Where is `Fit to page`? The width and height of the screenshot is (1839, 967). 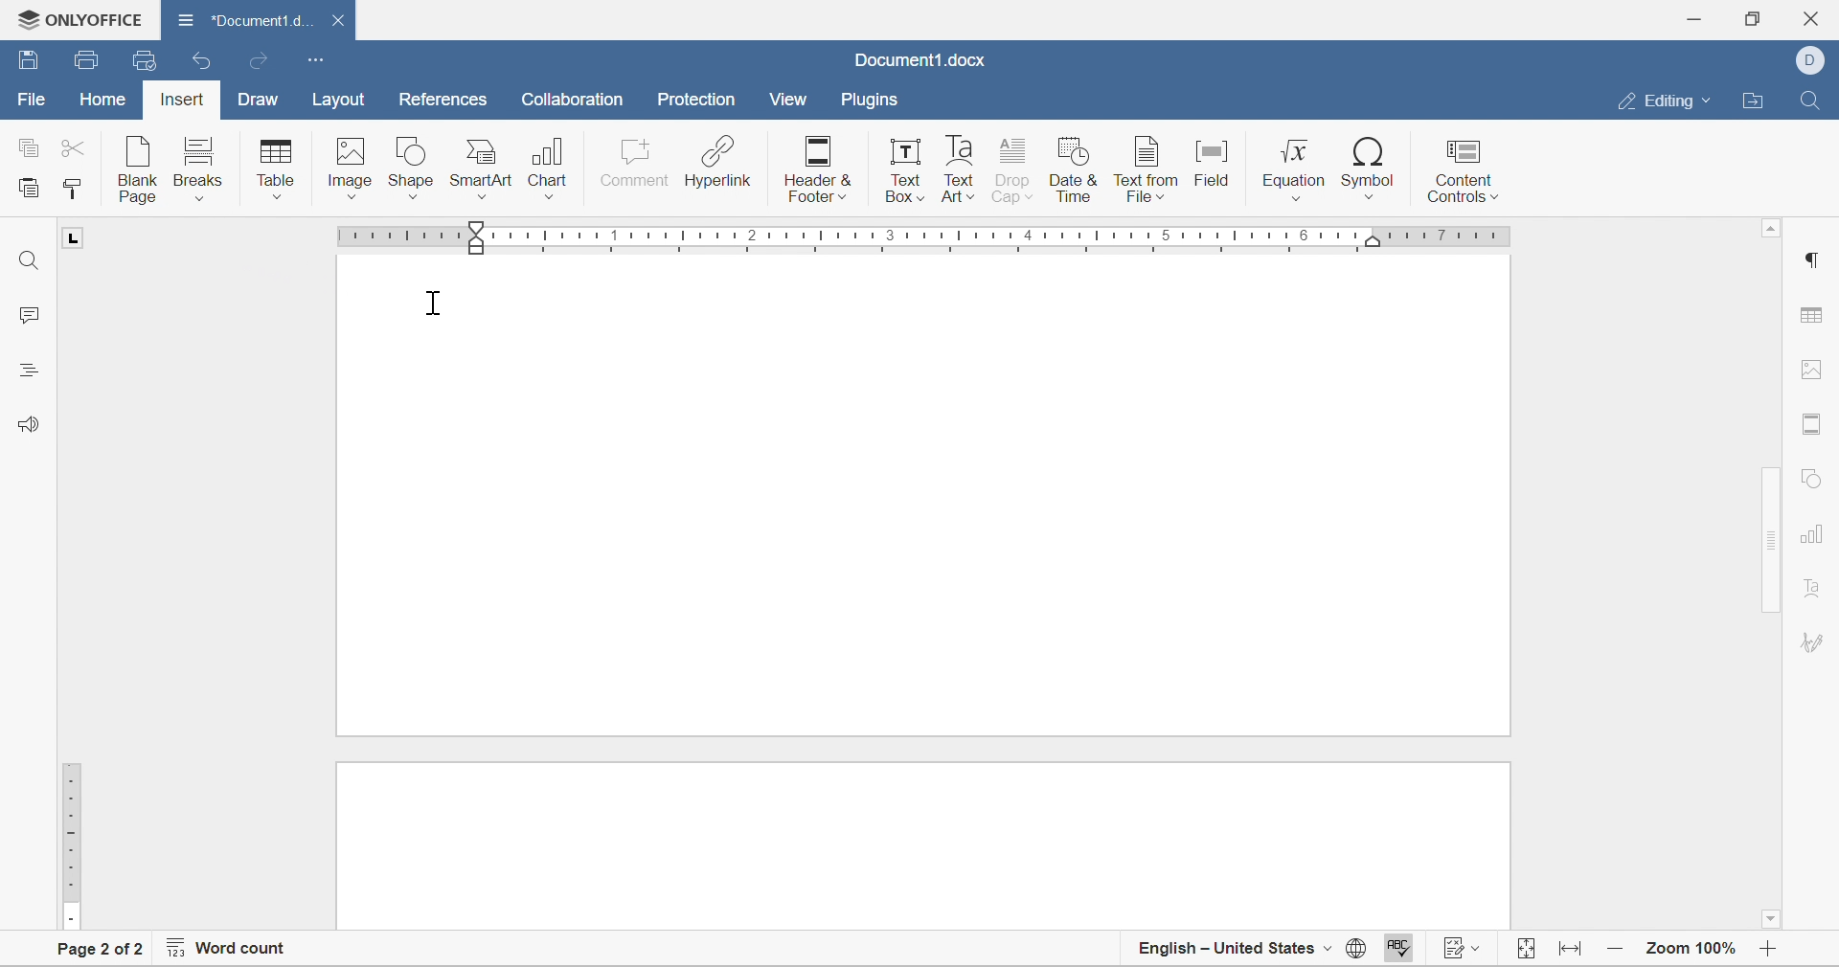 Fit to page is located at coordinates (1573, 952).